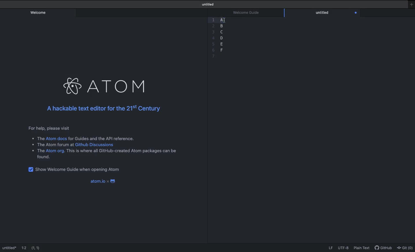 The width and height of the screenshot is (415, 252). Describe the element at coordinates (405, 248) in the screenshot. I see `Git` at that location.